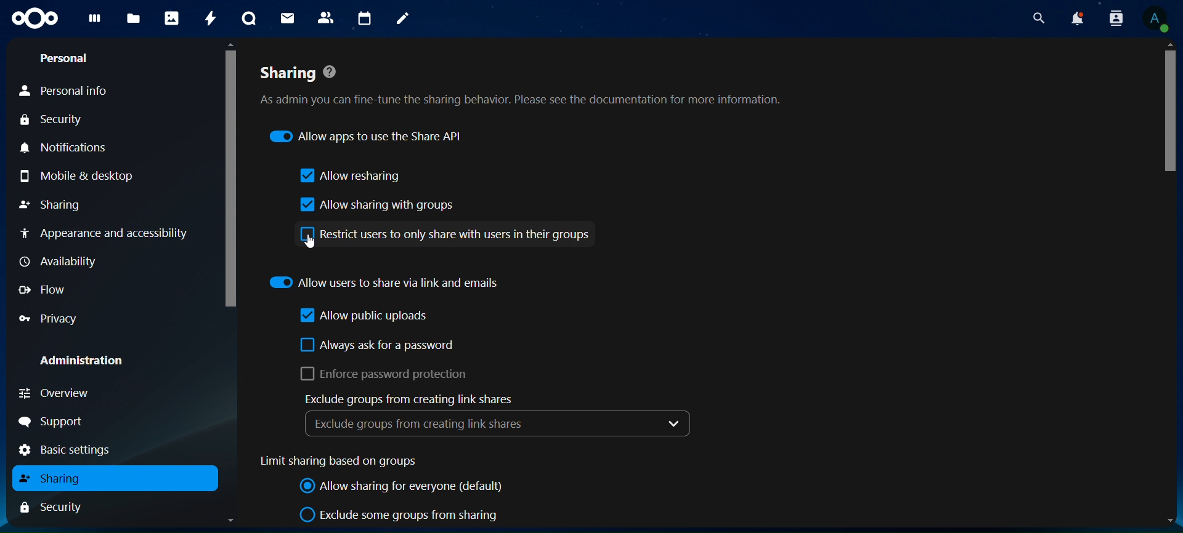  I want to click on basic settings, so click(67, 451).